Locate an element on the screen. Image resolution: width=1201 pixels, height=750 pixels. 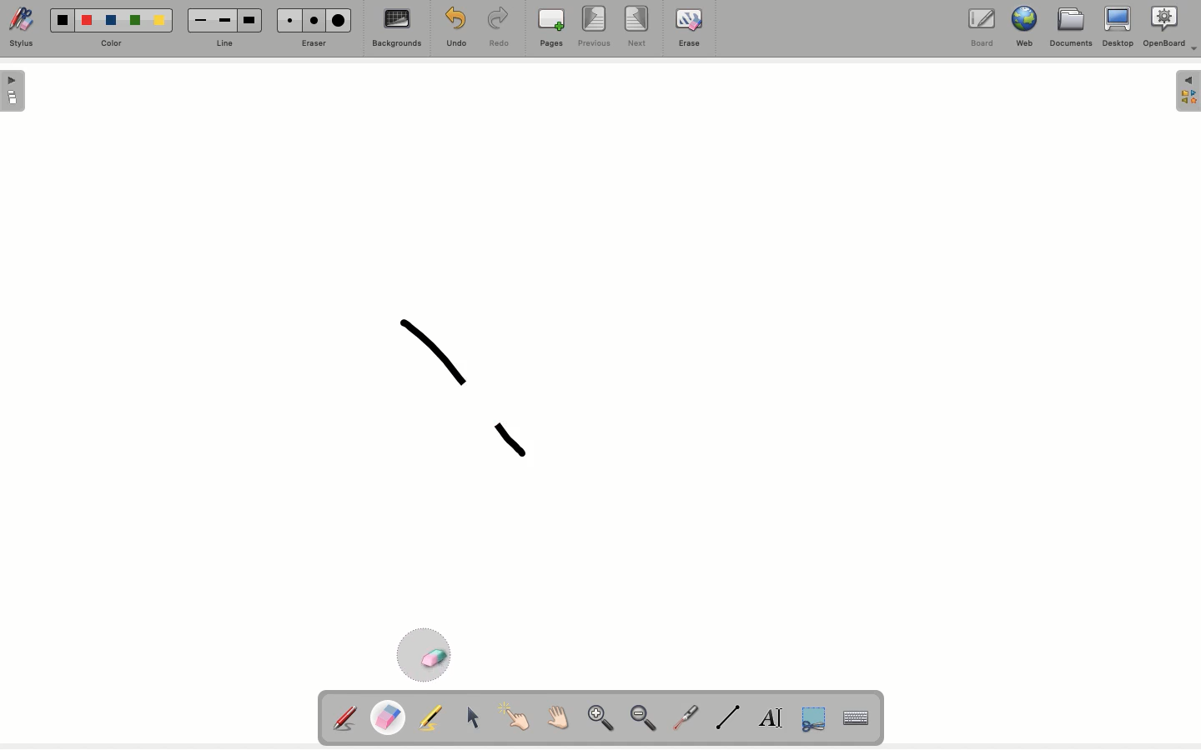
Borad is located at coordinates (982, 30).